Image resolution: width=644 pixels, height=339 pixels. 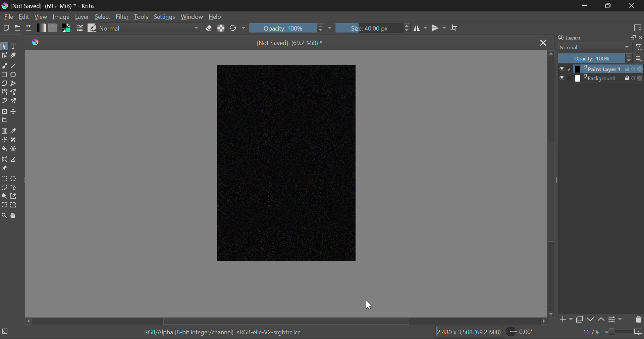 I want to click on Freehand Selection, so click(x=14, y=188).